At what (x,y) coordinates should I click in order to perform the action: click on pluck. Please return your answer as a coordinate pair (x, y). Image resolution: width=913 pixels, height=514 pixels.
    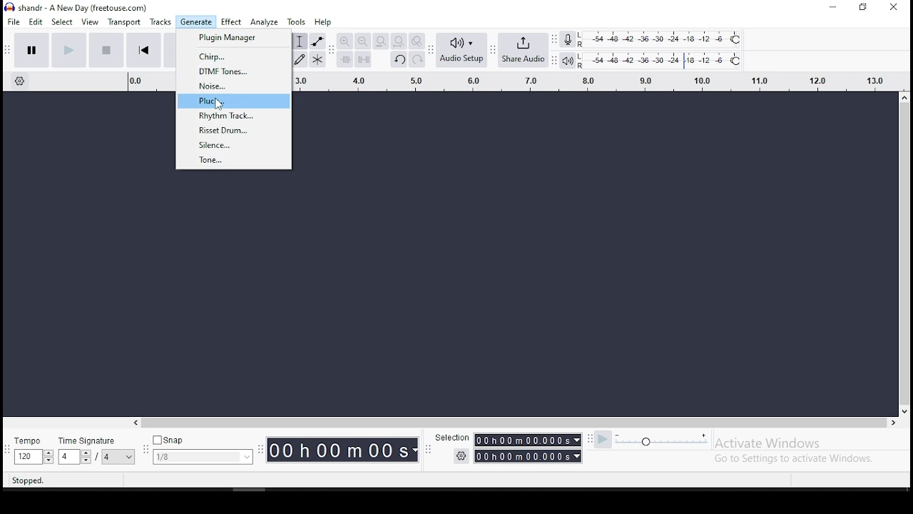
    Looking at the image, I should click on (235, 101).